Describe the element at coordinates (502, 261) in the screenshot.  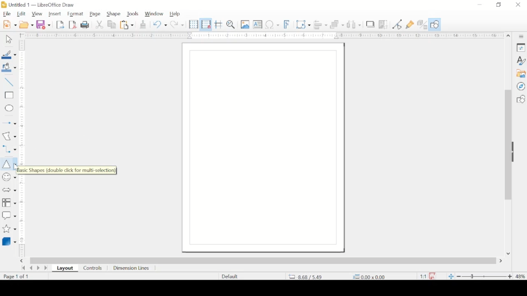
I see `scroll right arrow` at that location.